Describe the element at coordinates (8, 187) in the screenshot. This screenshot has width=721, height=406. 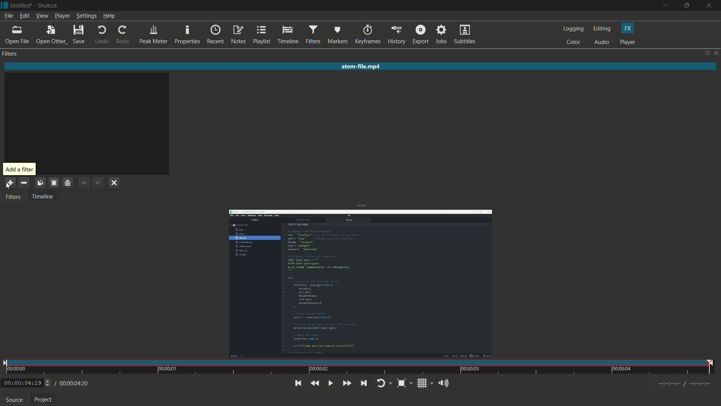
I see `cursor` at that location.